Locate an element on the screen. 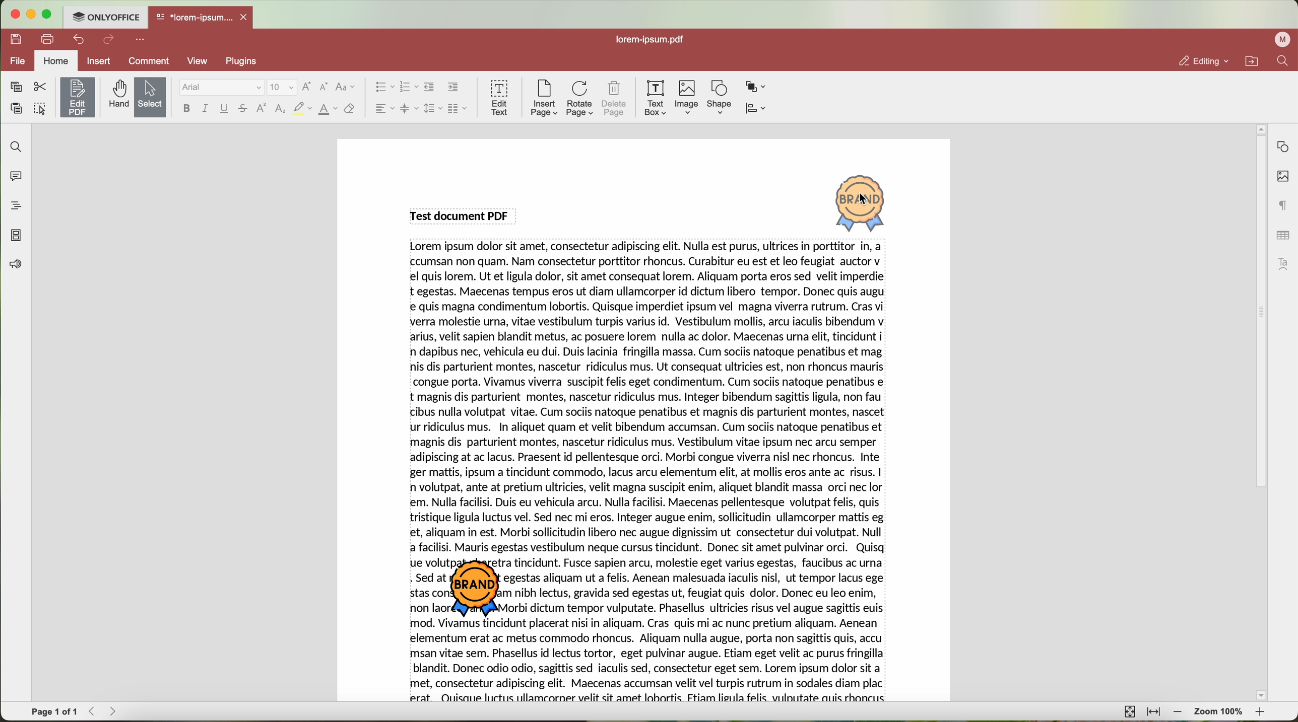  zoom in is located at coordinates (1261, 714).